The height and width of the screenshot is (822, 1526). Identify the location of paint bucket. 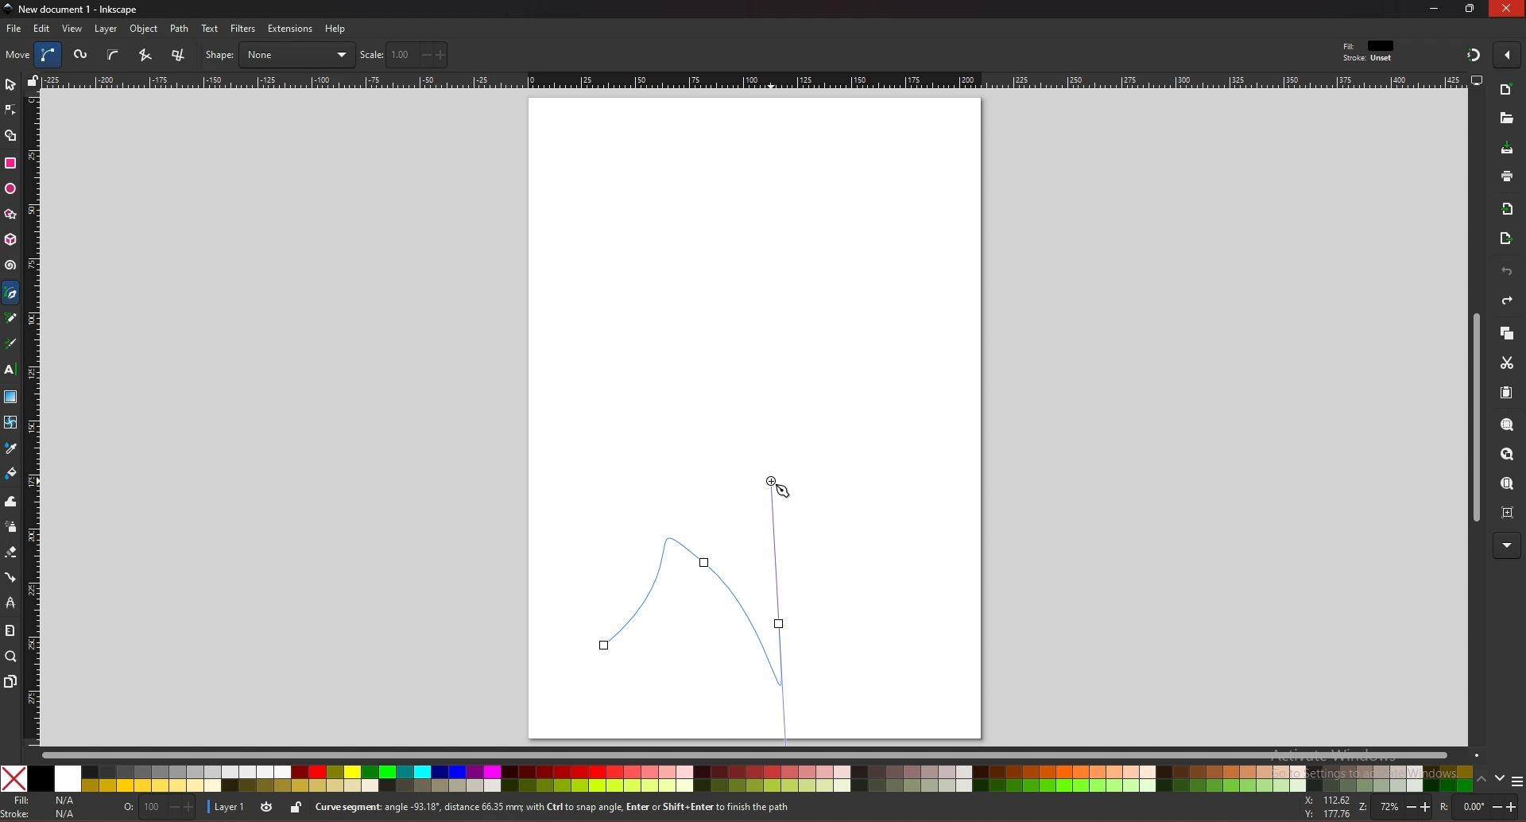
(11, 472).